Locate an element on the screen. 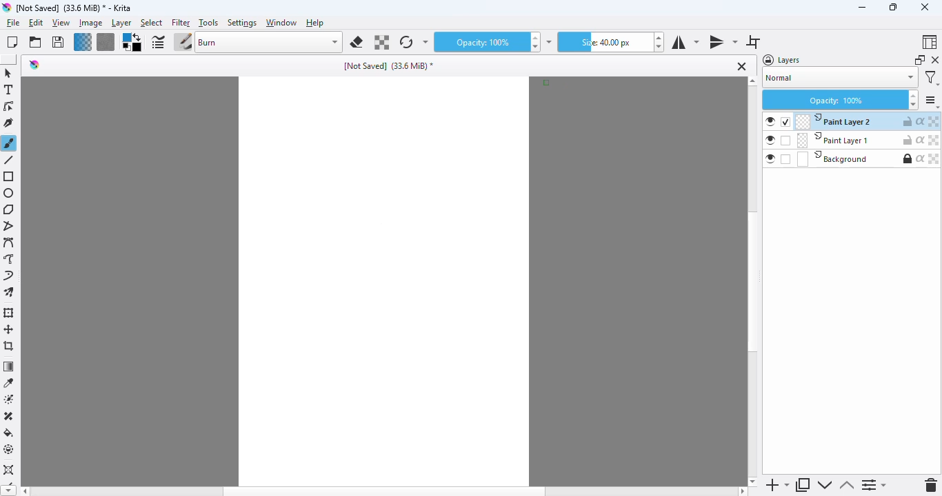 The height and width of the screenshot is (496, 942). layers is located at coordinates (783, 60).